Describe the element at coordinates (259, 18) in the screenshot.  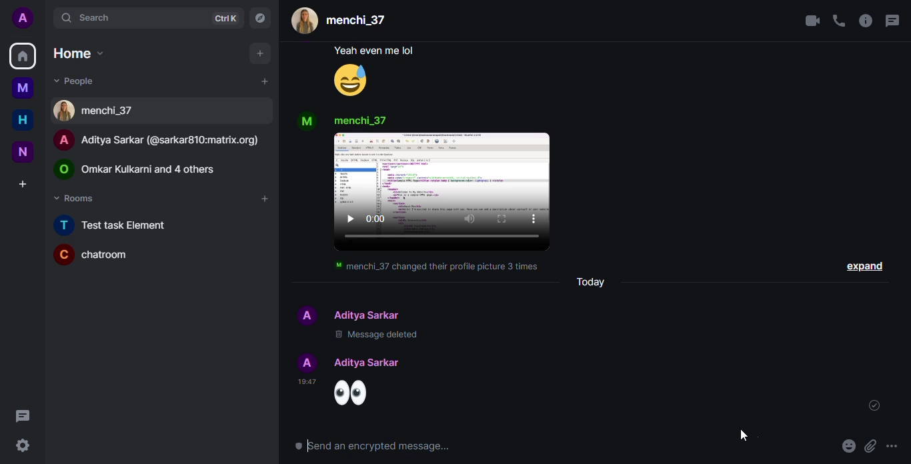
I see `navigator` at that location.